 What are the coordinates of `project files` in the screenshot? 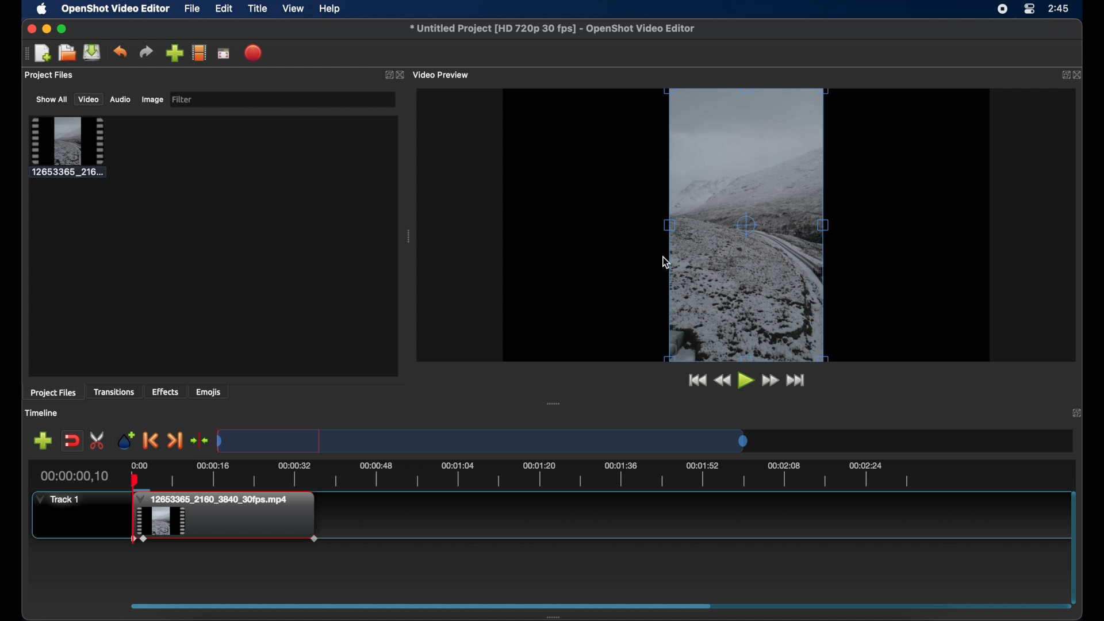 It's located at (54, 393).